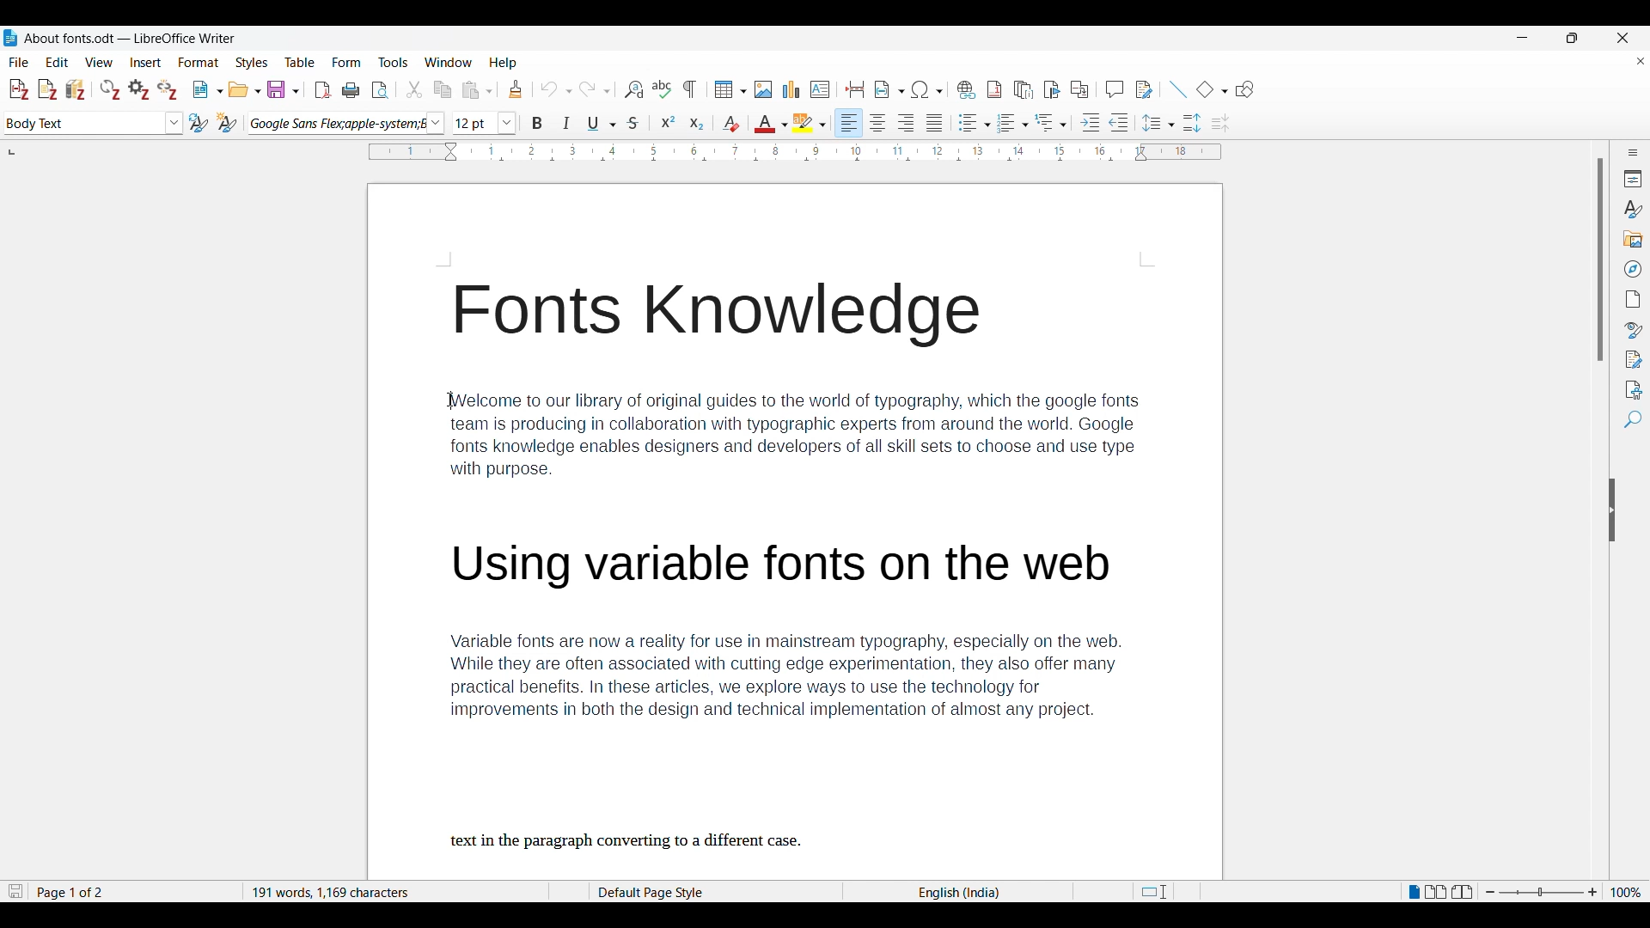  I want to click on Navigator, so click(1634, 269).